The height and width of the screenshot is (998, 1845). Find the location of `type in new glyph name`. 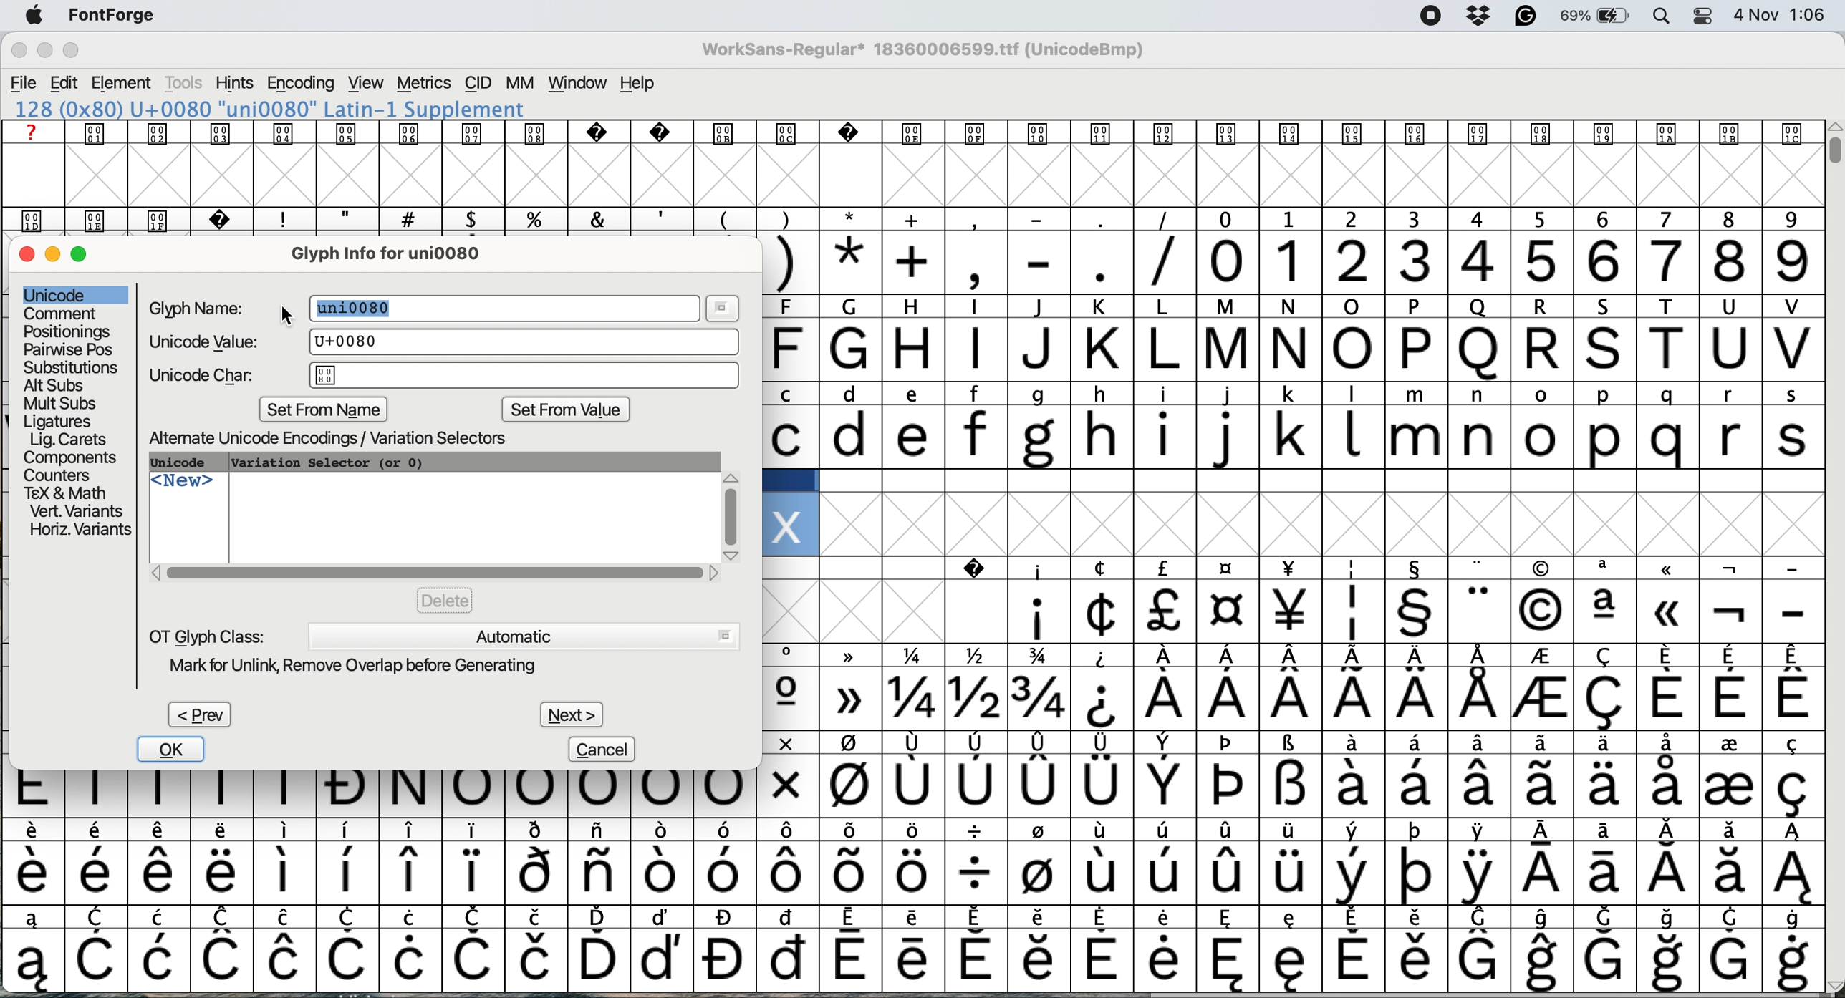

type in new glyph name is located at coordinates (367, 308).